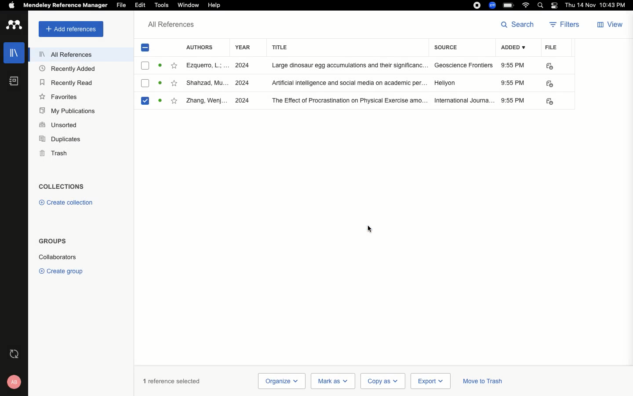  I want to click on Edit, so click(141, 6).